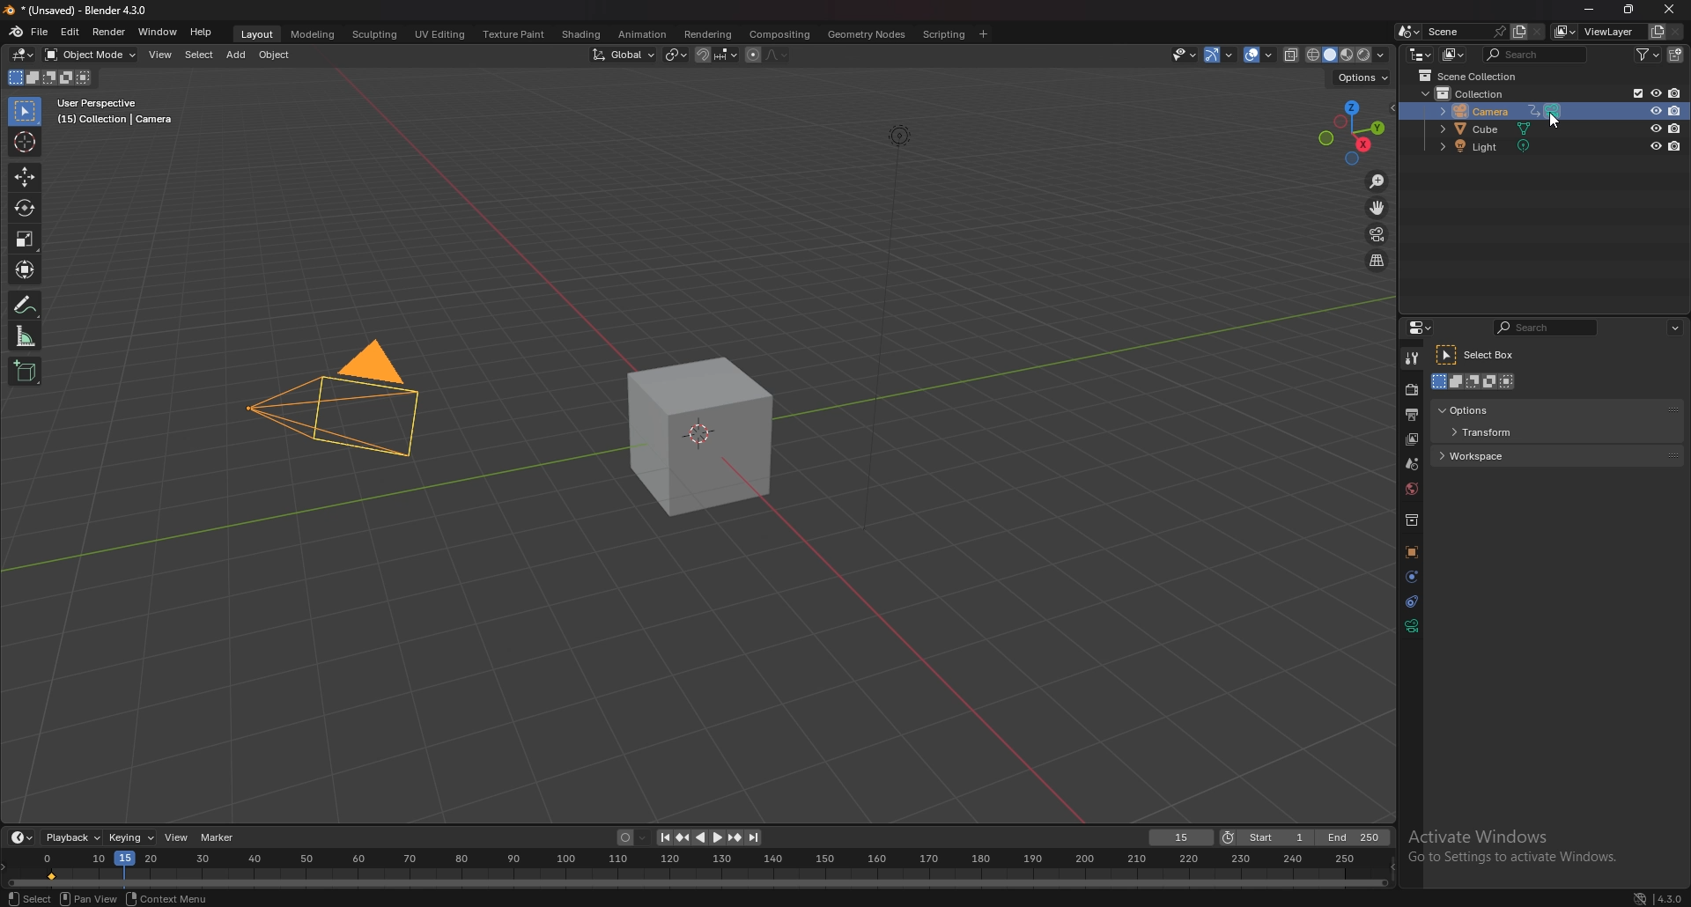  Describe the element at coordinates (1496, 110) in the screenshot. I see `camera` at that location.